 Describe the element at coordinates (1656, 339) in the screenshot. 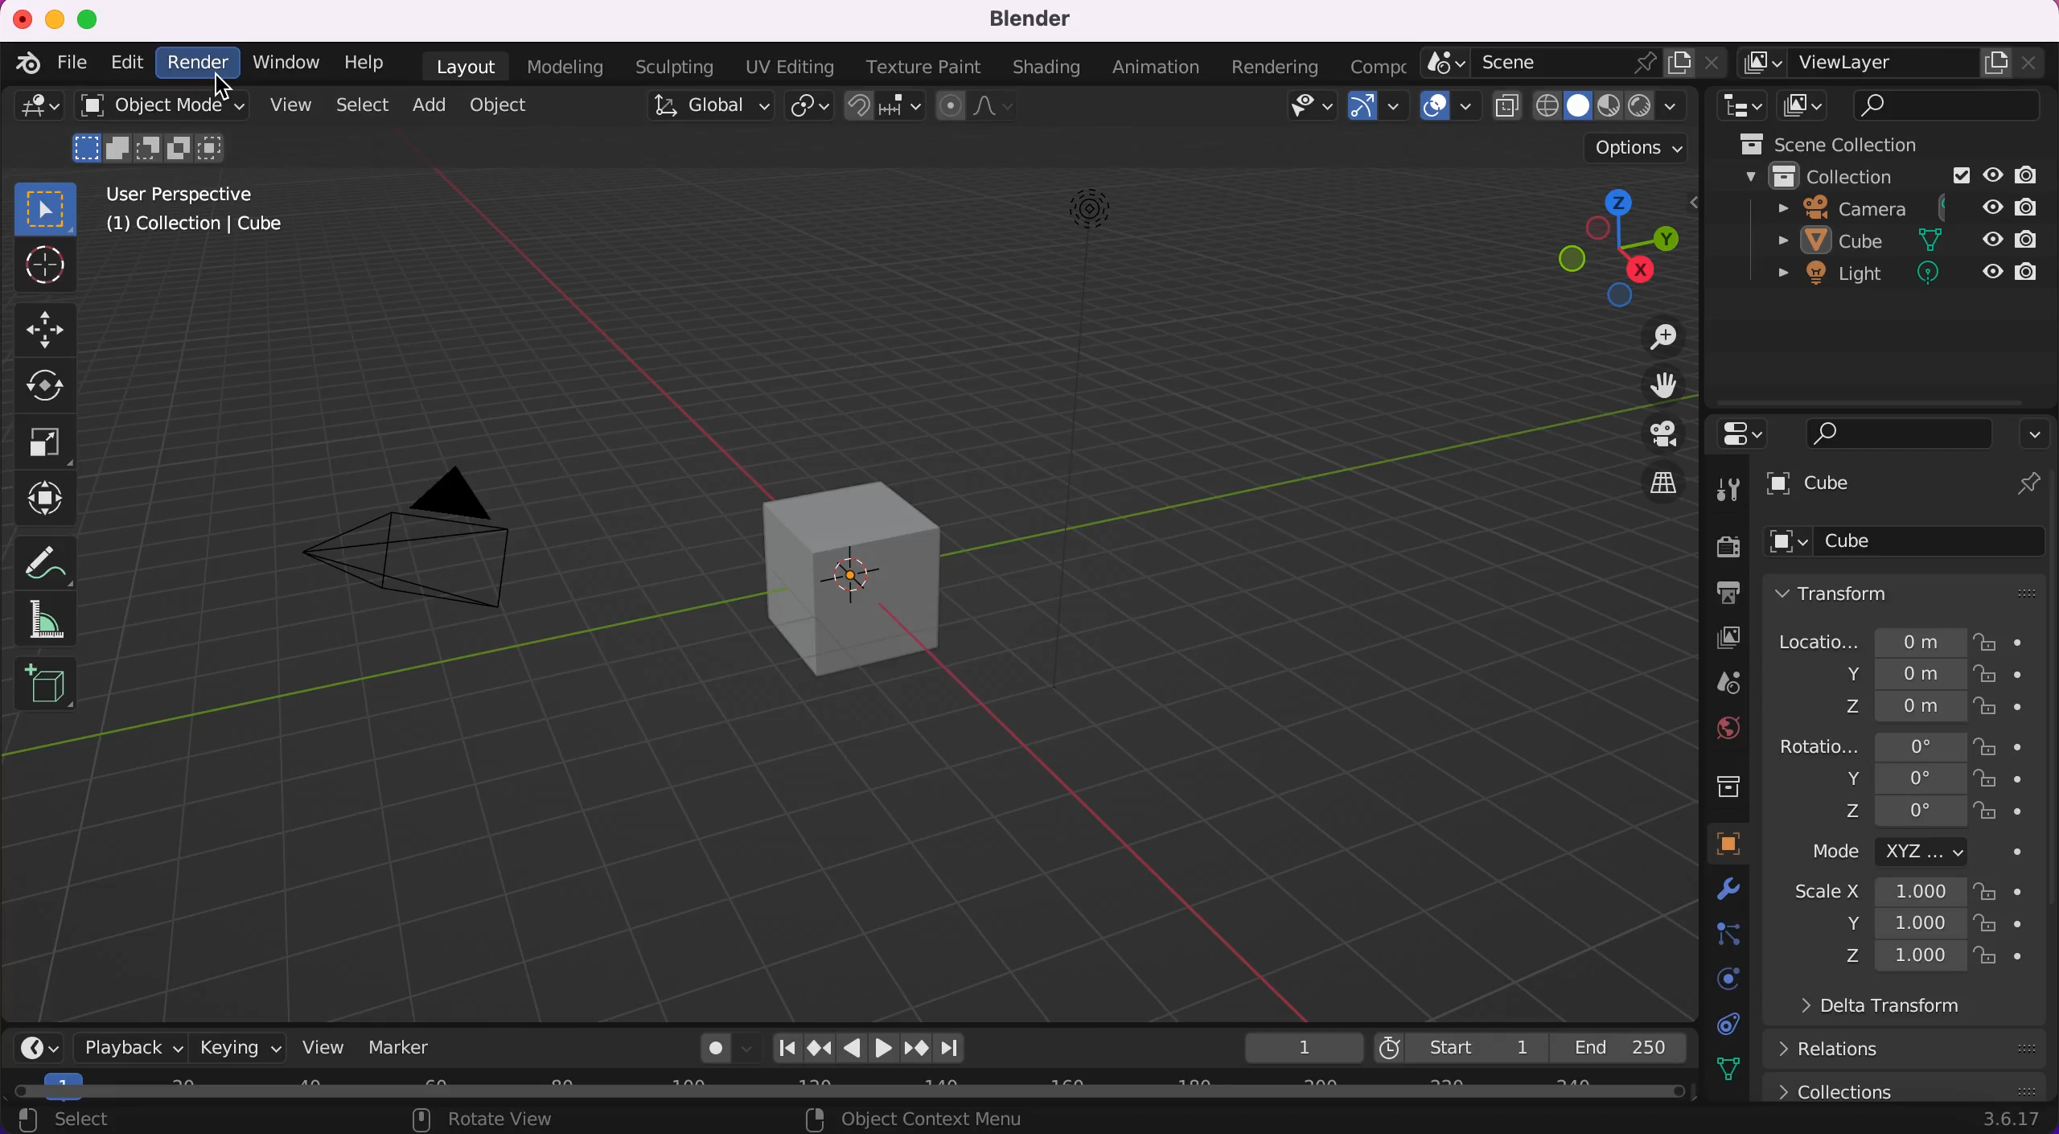

I see `zoom in/out` at that location.